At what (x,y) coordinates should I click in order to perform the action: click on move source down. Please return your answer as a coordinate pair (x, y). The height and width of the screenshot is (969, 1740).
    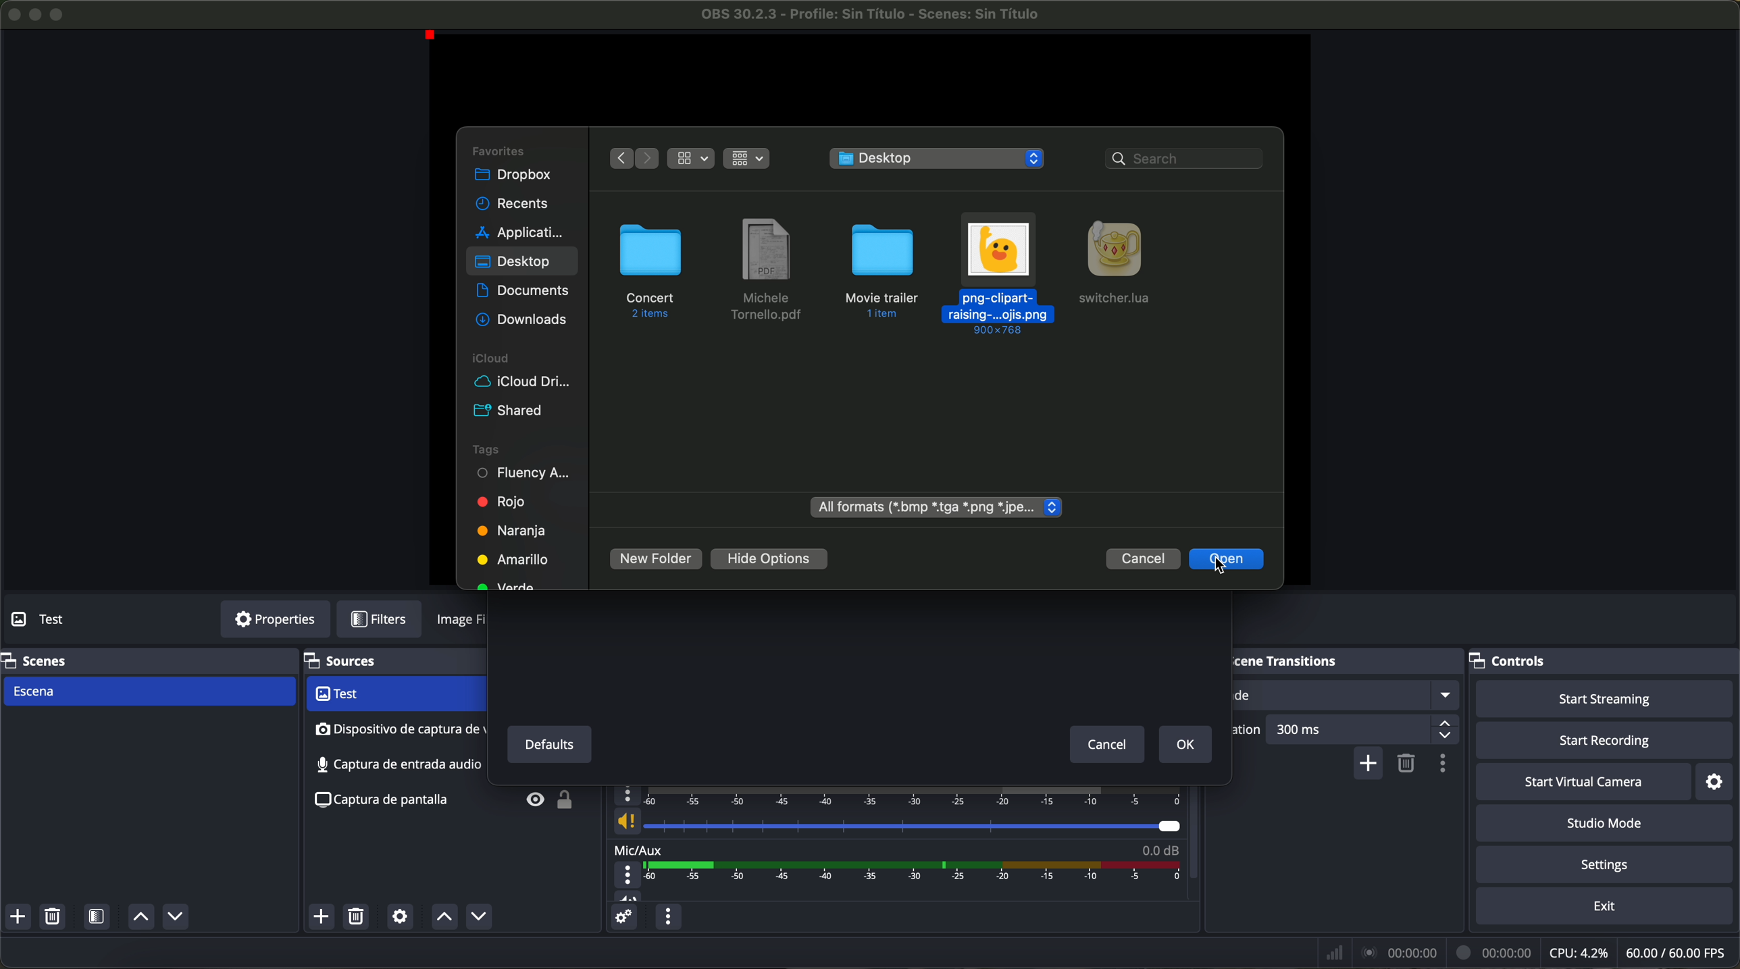
    Looking at the image, I should click on (476, 918).